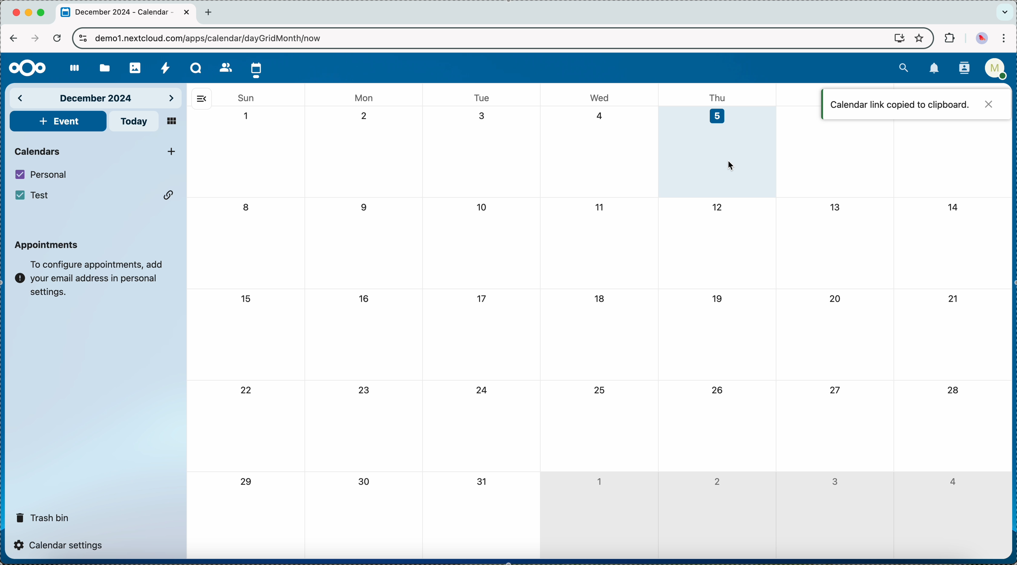  Describe the element at coordinates (918, 38) in the screenshot. I see `favorites` at that location.